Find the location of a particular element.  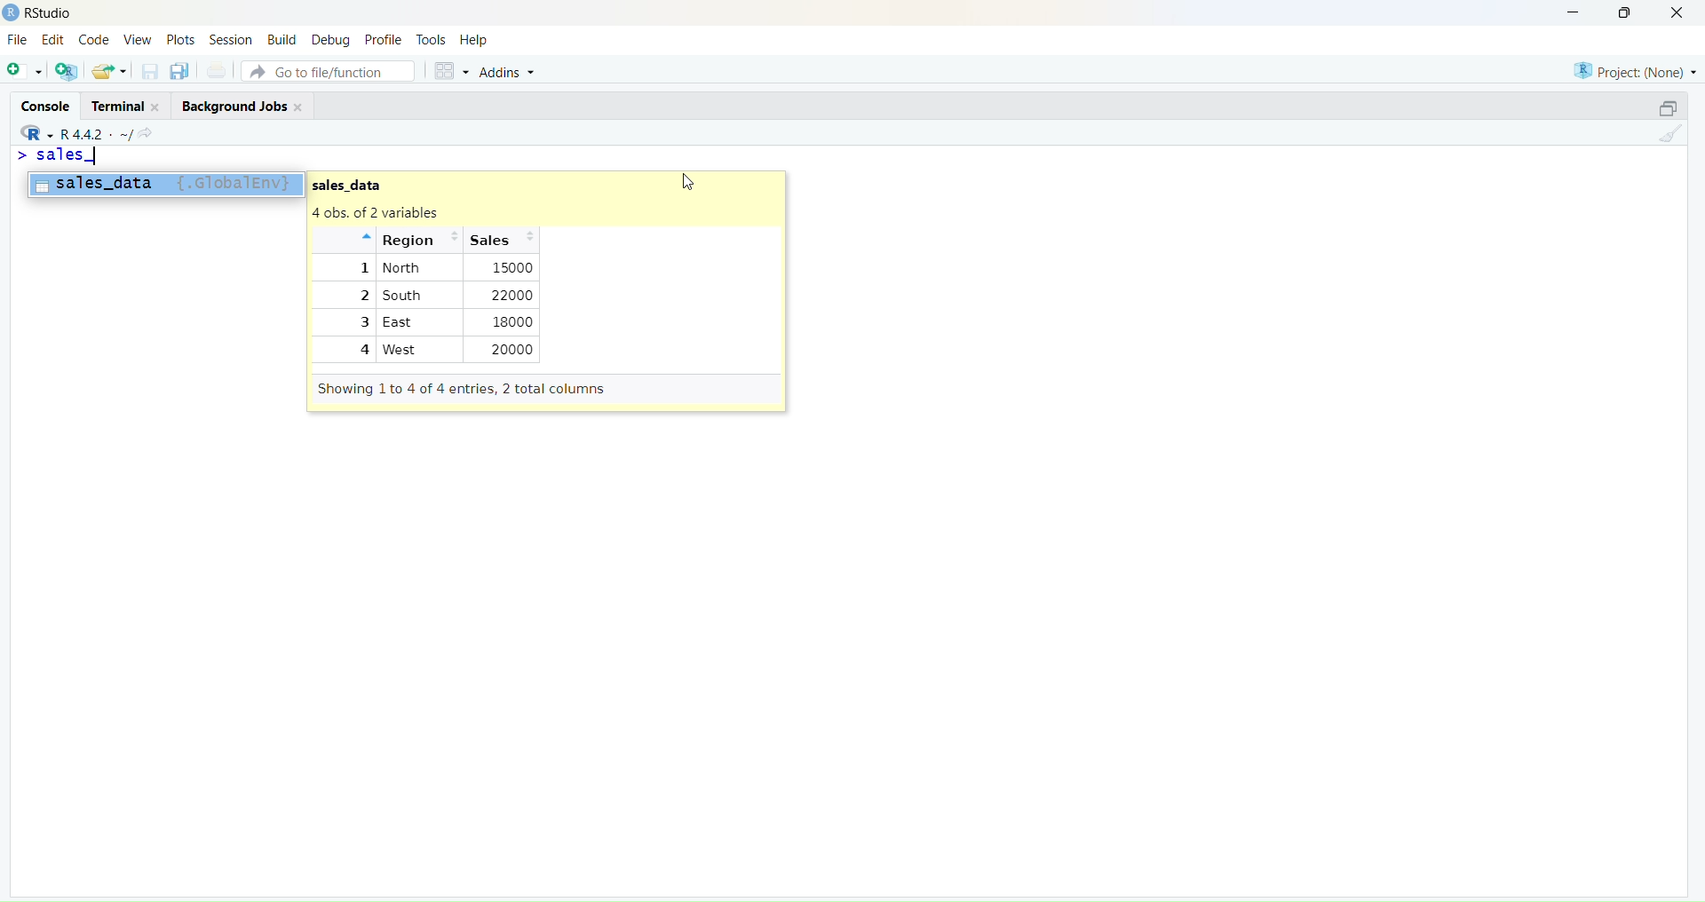

Go to file/function is located at coordinates (327, 70).